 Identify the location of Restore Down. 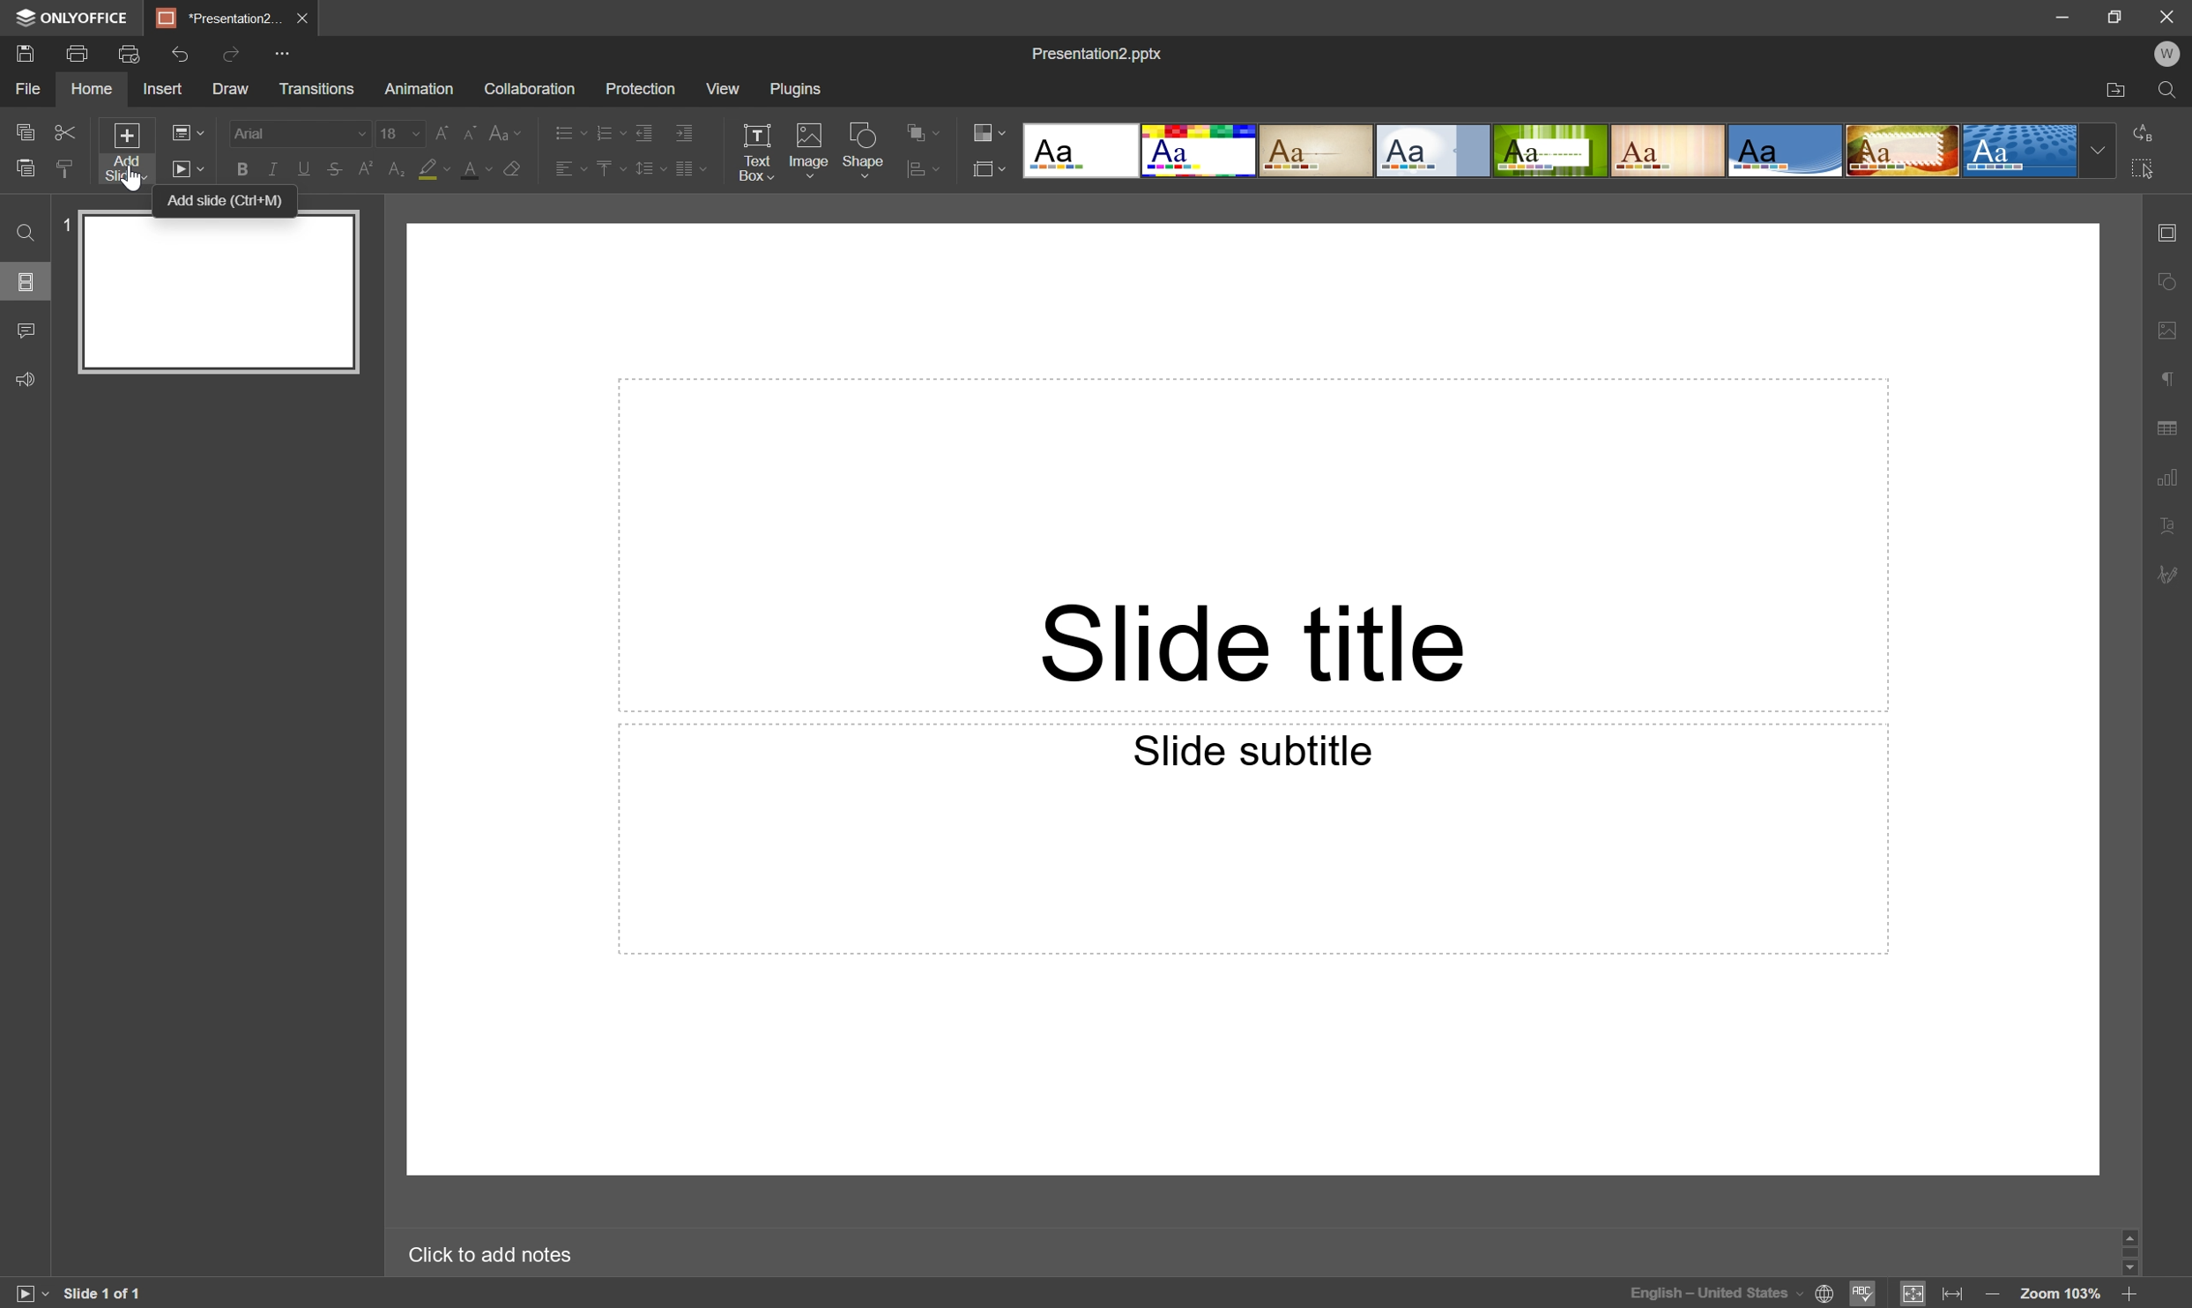
(2115, 17).